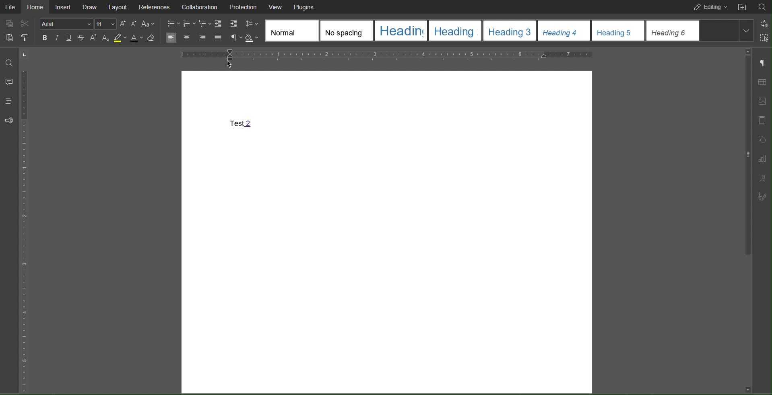 The height and width of the screenshot is (395, 772). I want to click on Text Color, so click(136, 39).